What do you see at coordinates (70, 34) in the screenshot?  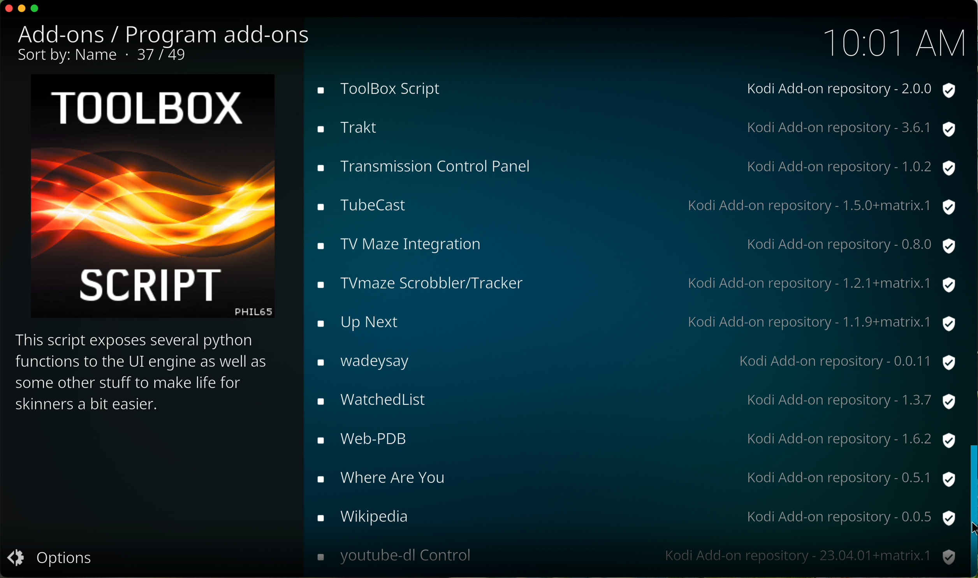 I see `add-ons ` at bounding box center [70, 34].